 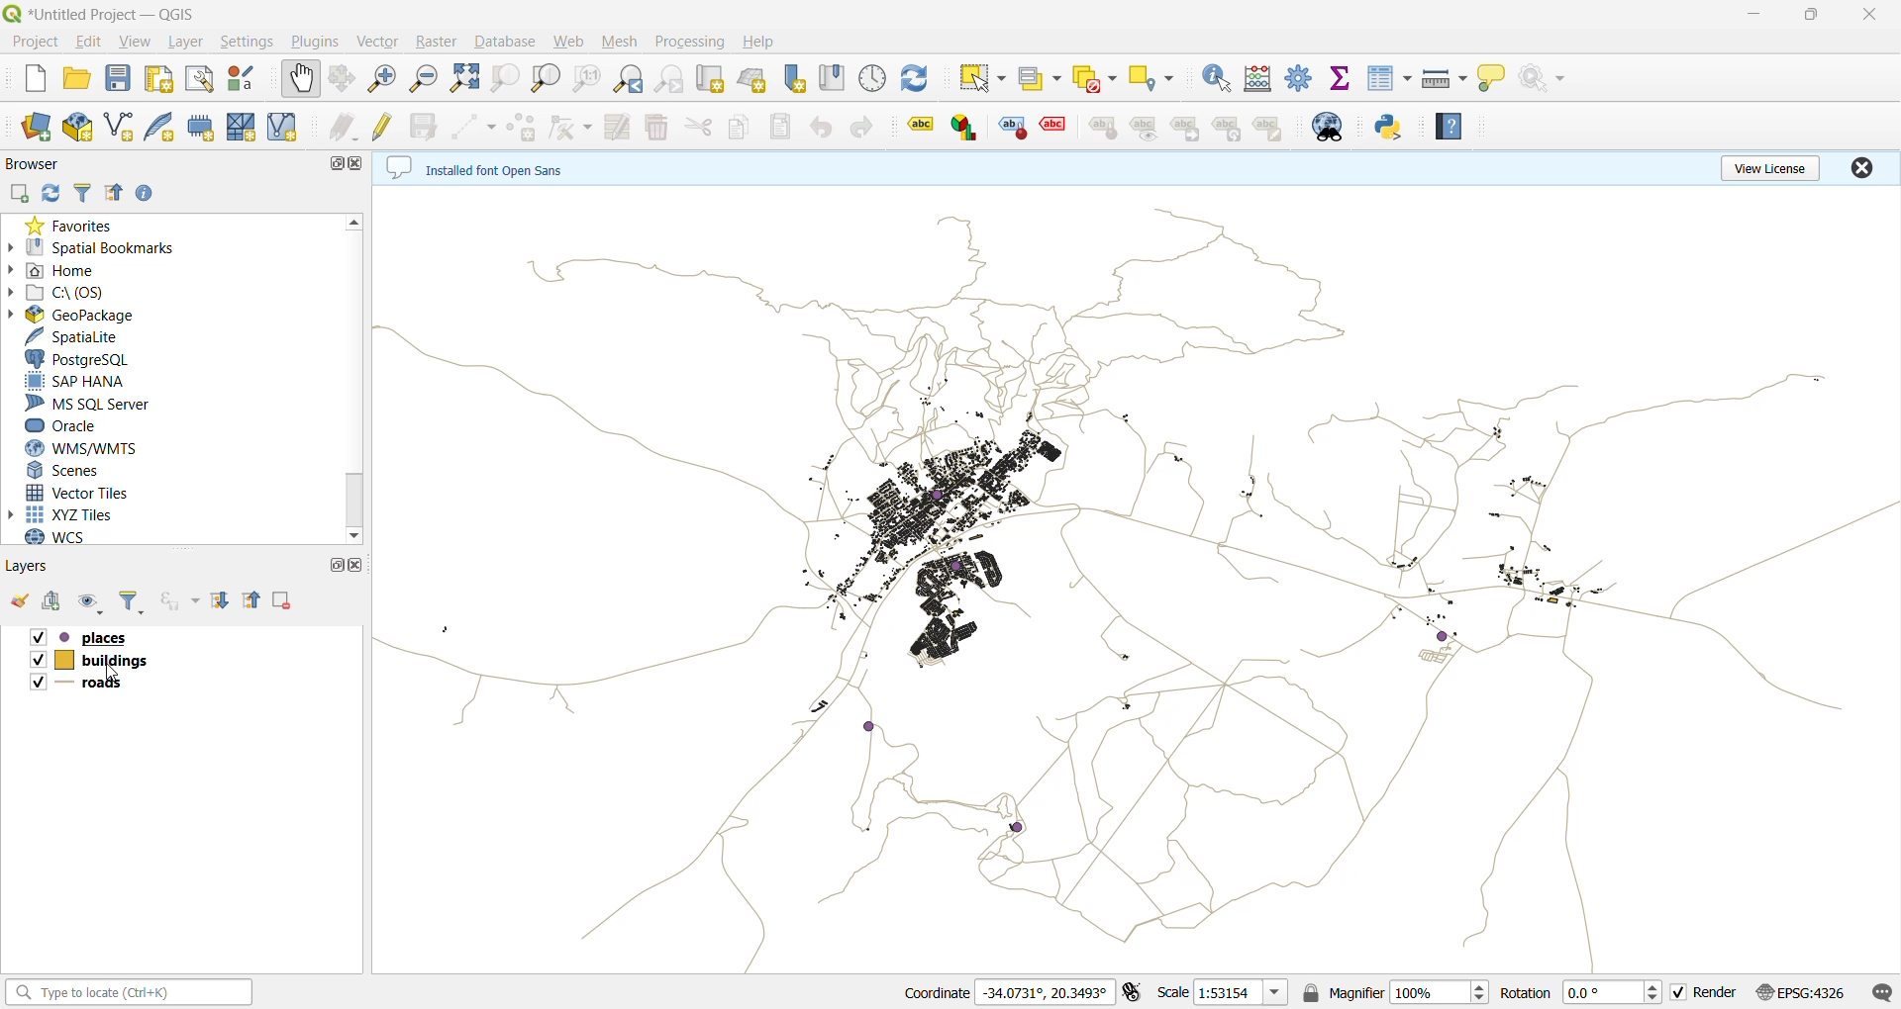 I want to click on mesh, so click(x=623, y=43).